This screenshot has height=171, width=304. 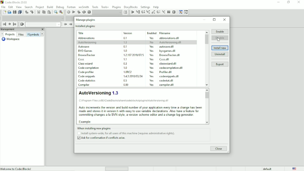 I want to click on byogames.dll, so click(x=168, y=51).